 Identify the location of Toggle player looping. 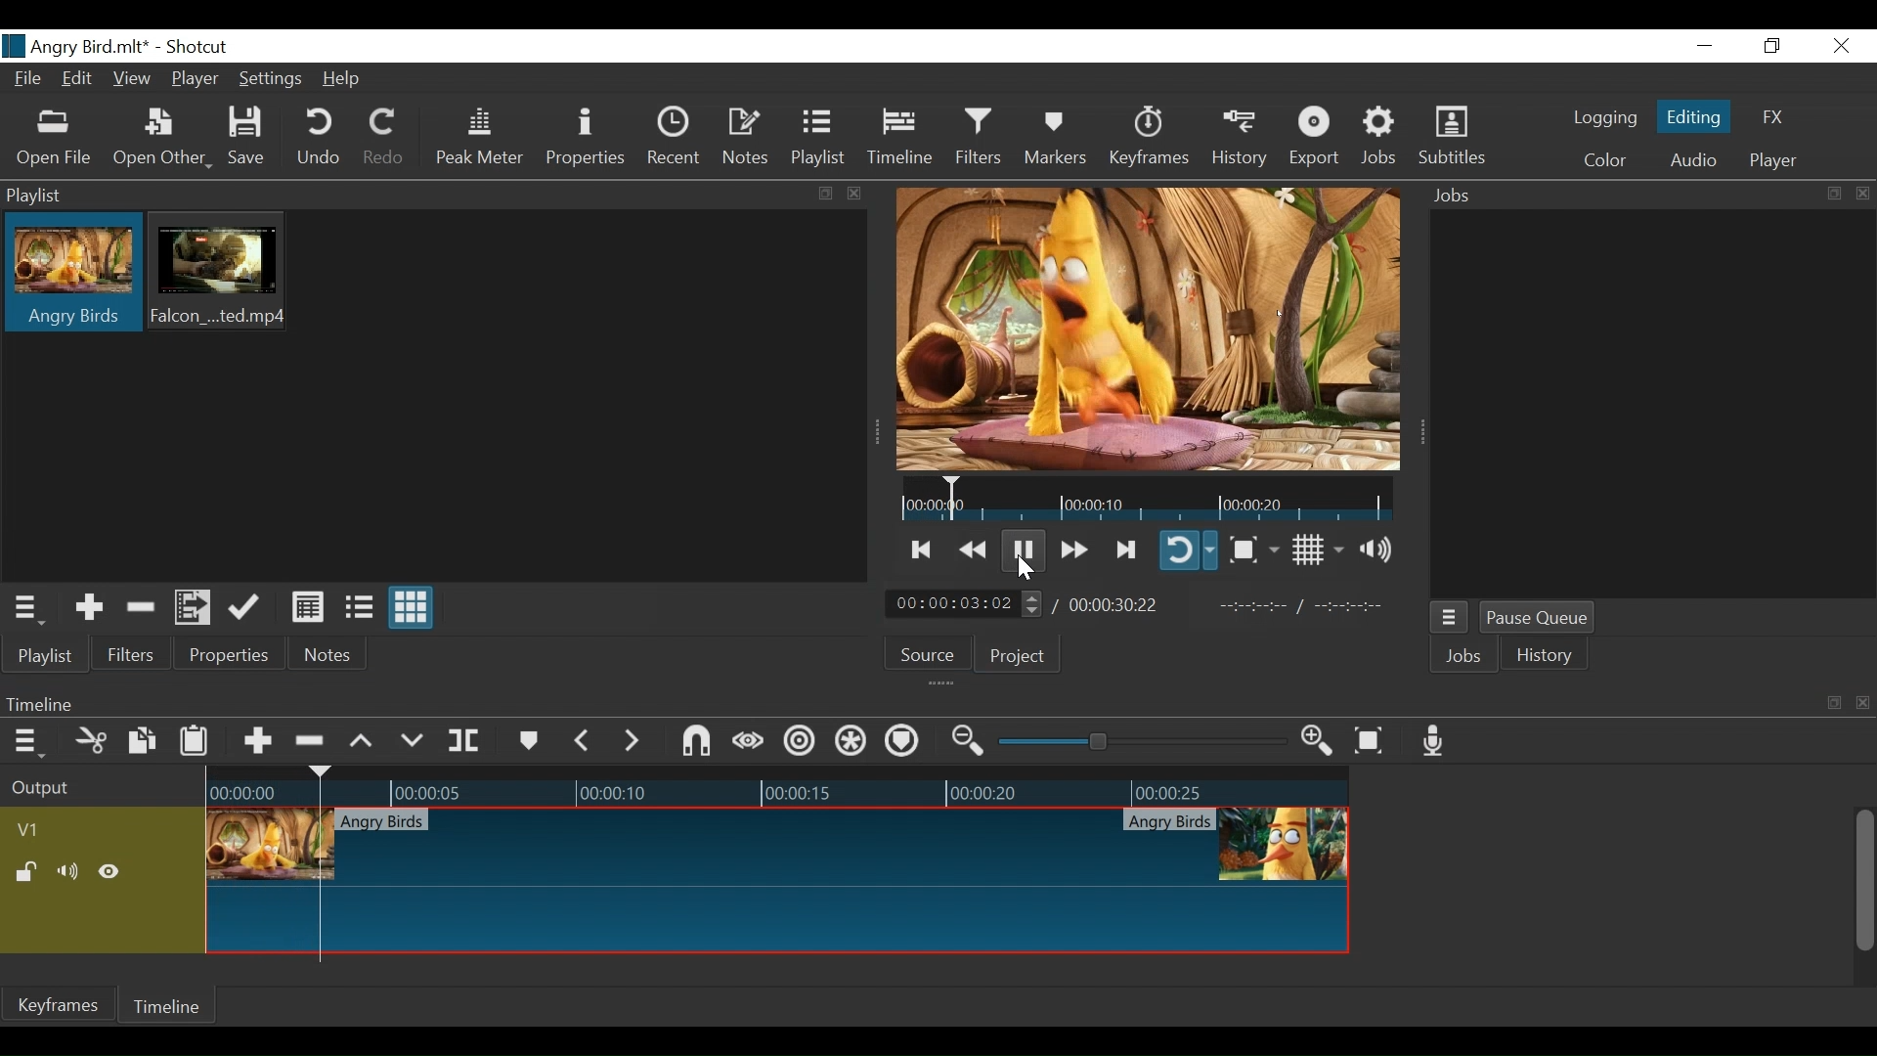
(1188, 551).